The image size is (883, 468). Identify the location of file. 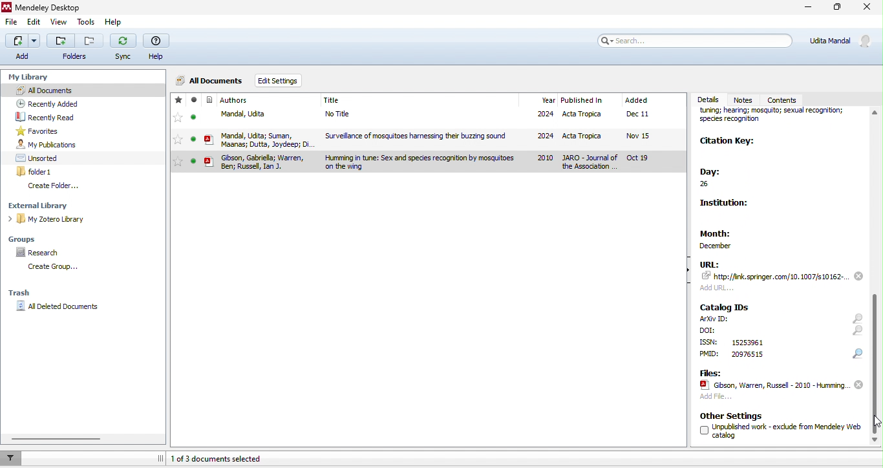
(12, 24).